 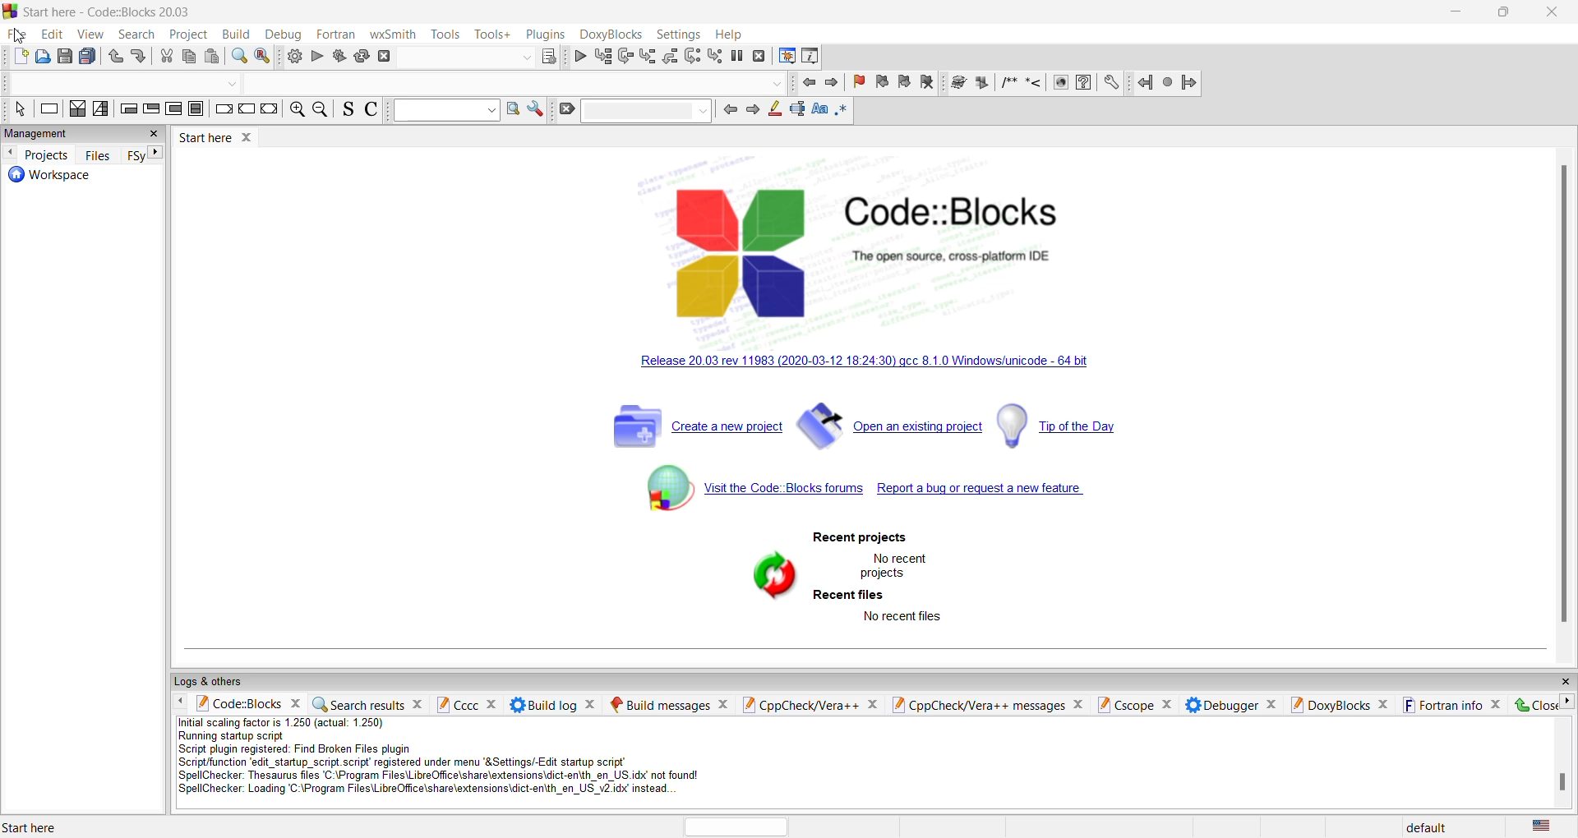 I want to click on next, so click(x=752, y=111).